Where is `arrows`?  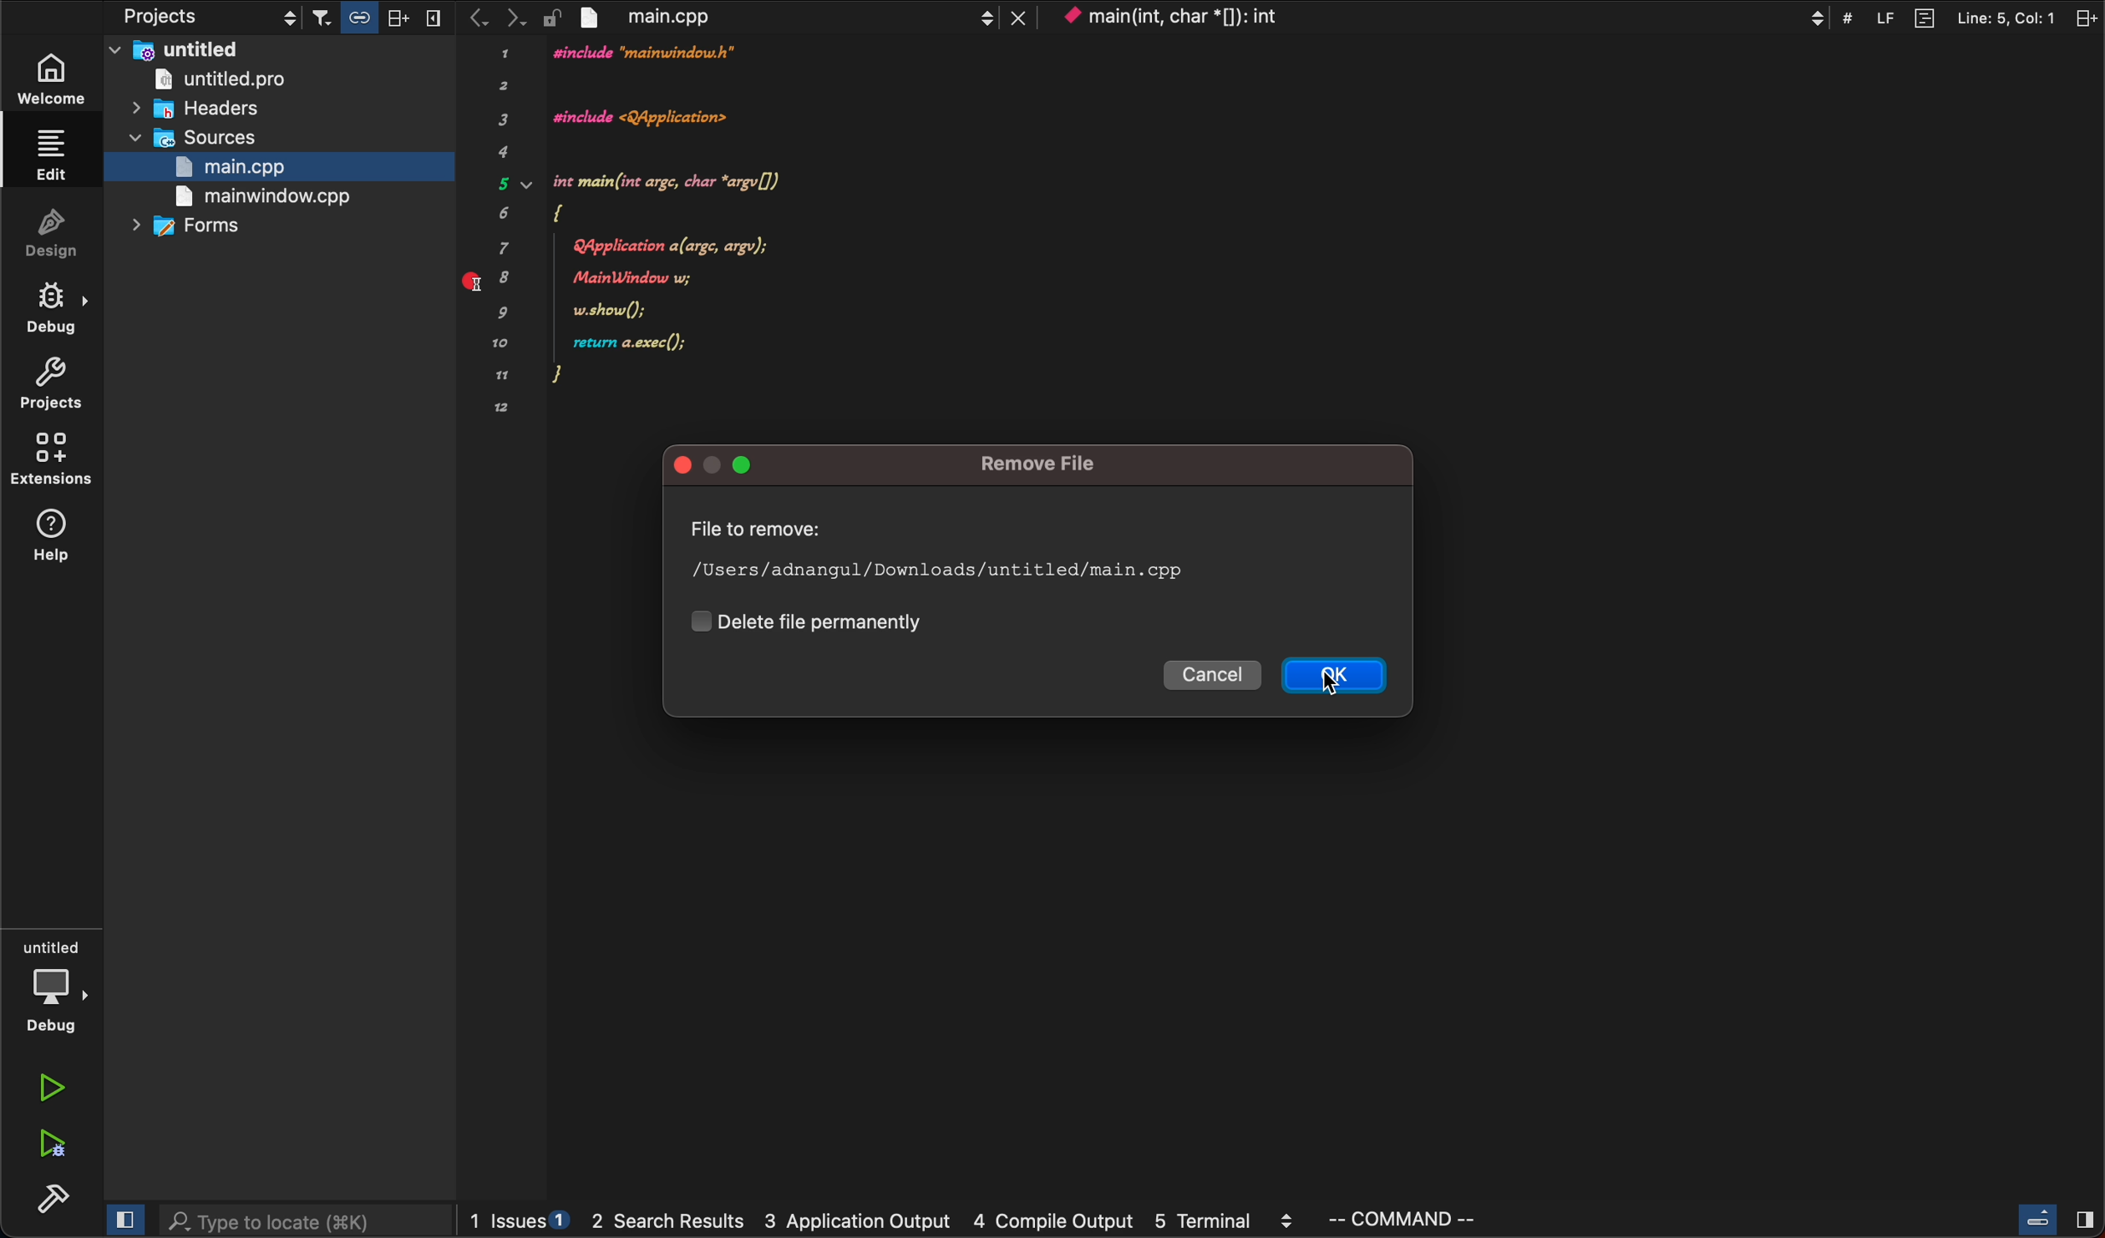 arrows is located at coordinates (489, 18).